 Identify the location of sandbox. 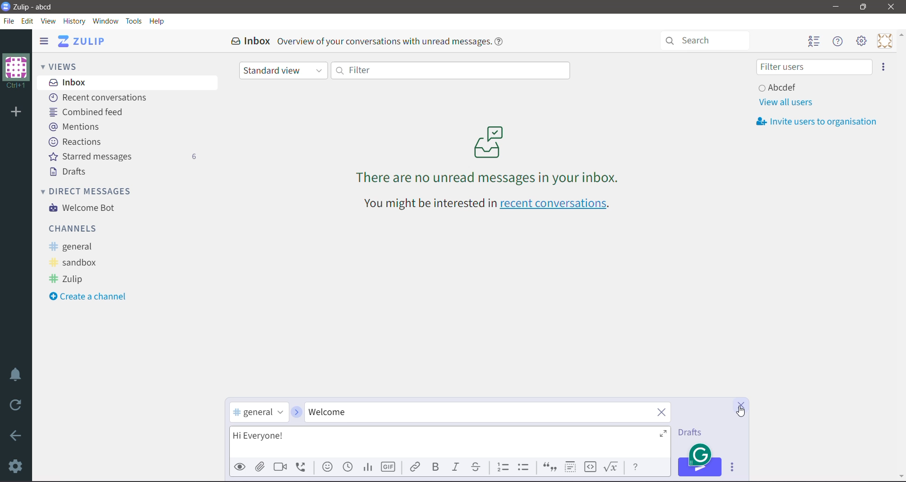
(77, 263).